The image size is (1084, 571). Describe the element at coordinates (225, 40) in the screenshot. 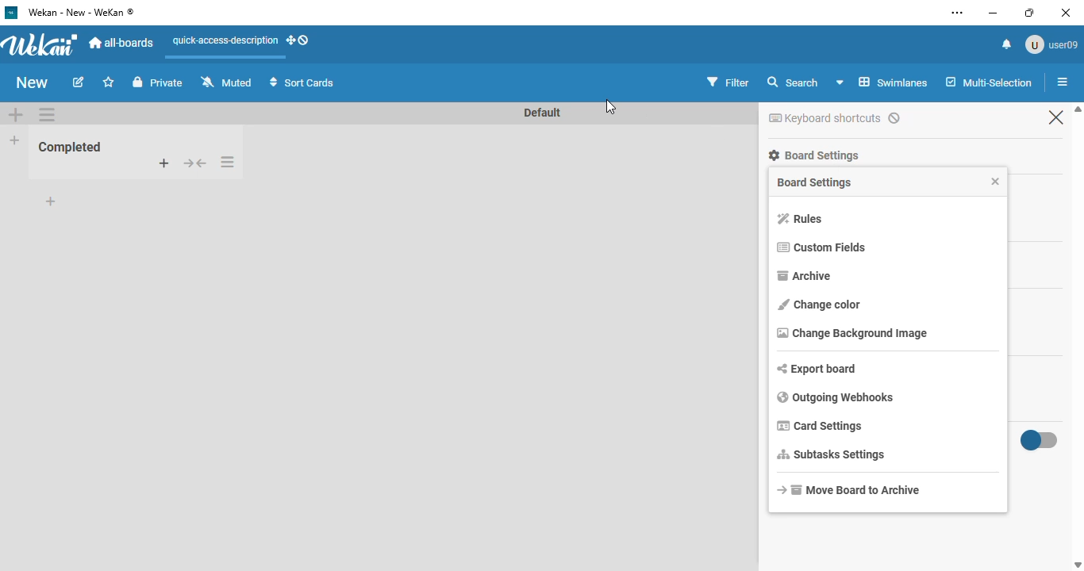

I see `quick-access-description` at that location.